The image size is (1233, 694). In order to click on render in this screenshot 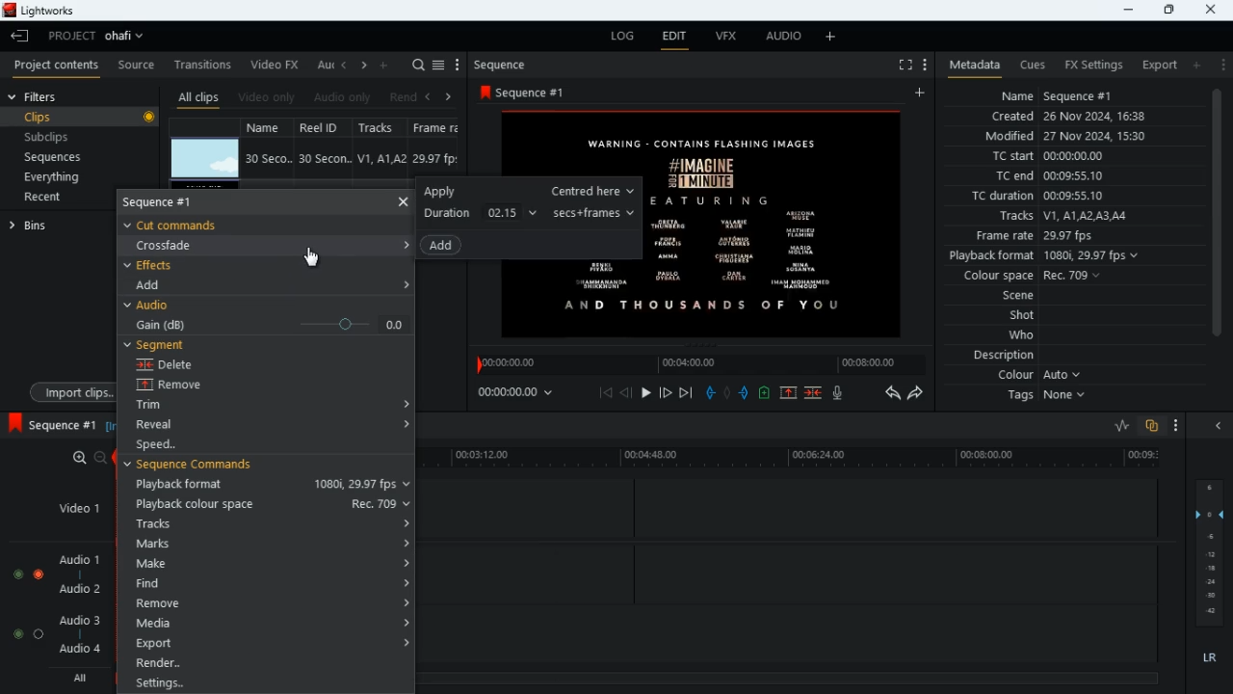, I will do `click(271, 663)`.